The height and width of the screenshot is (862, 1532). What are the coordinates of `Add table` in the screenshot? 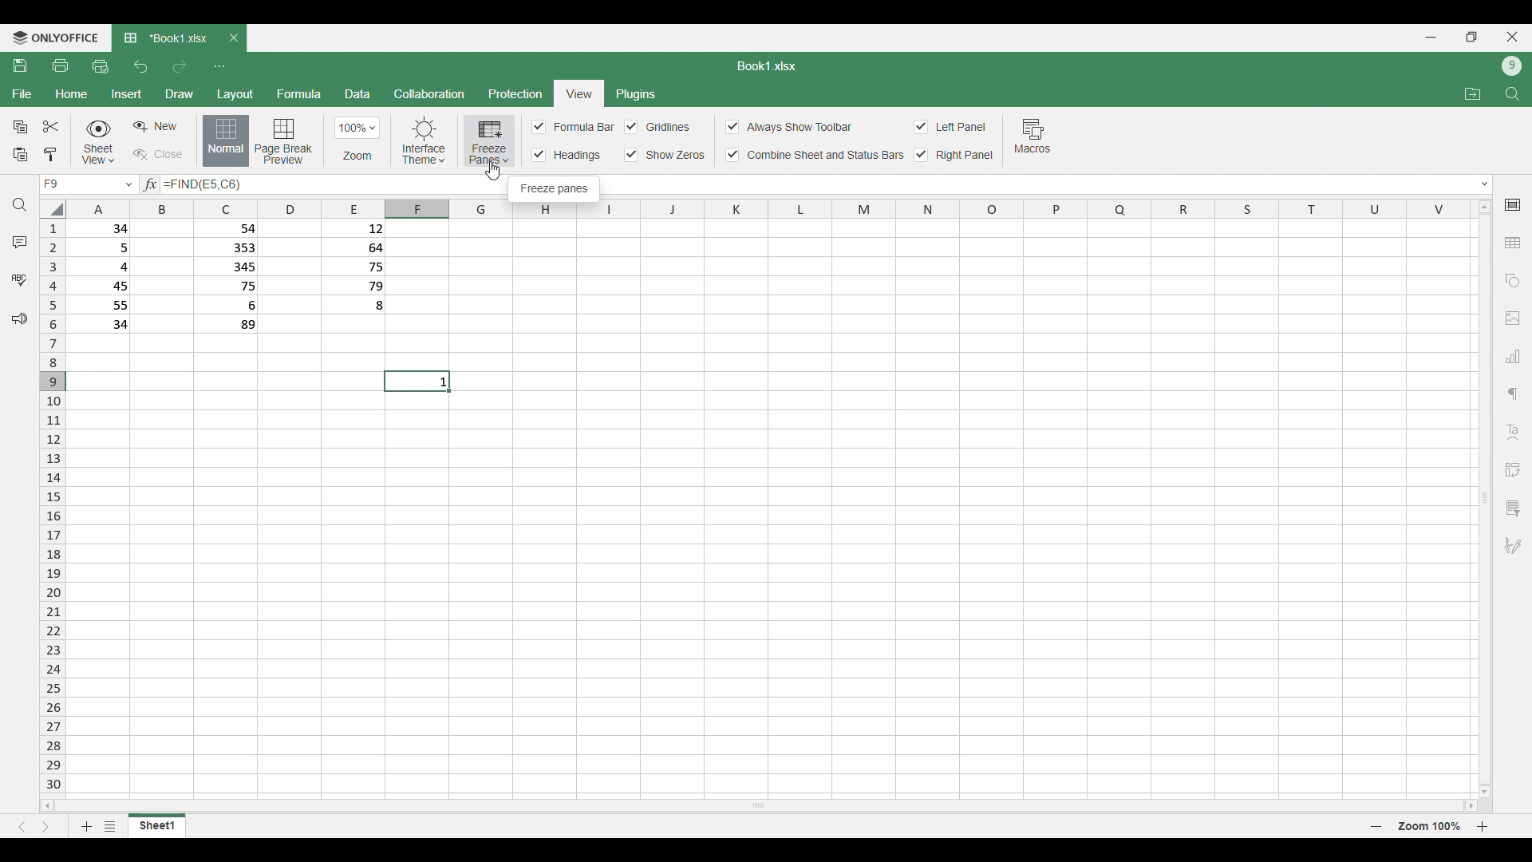 It's located at (1513, 243).